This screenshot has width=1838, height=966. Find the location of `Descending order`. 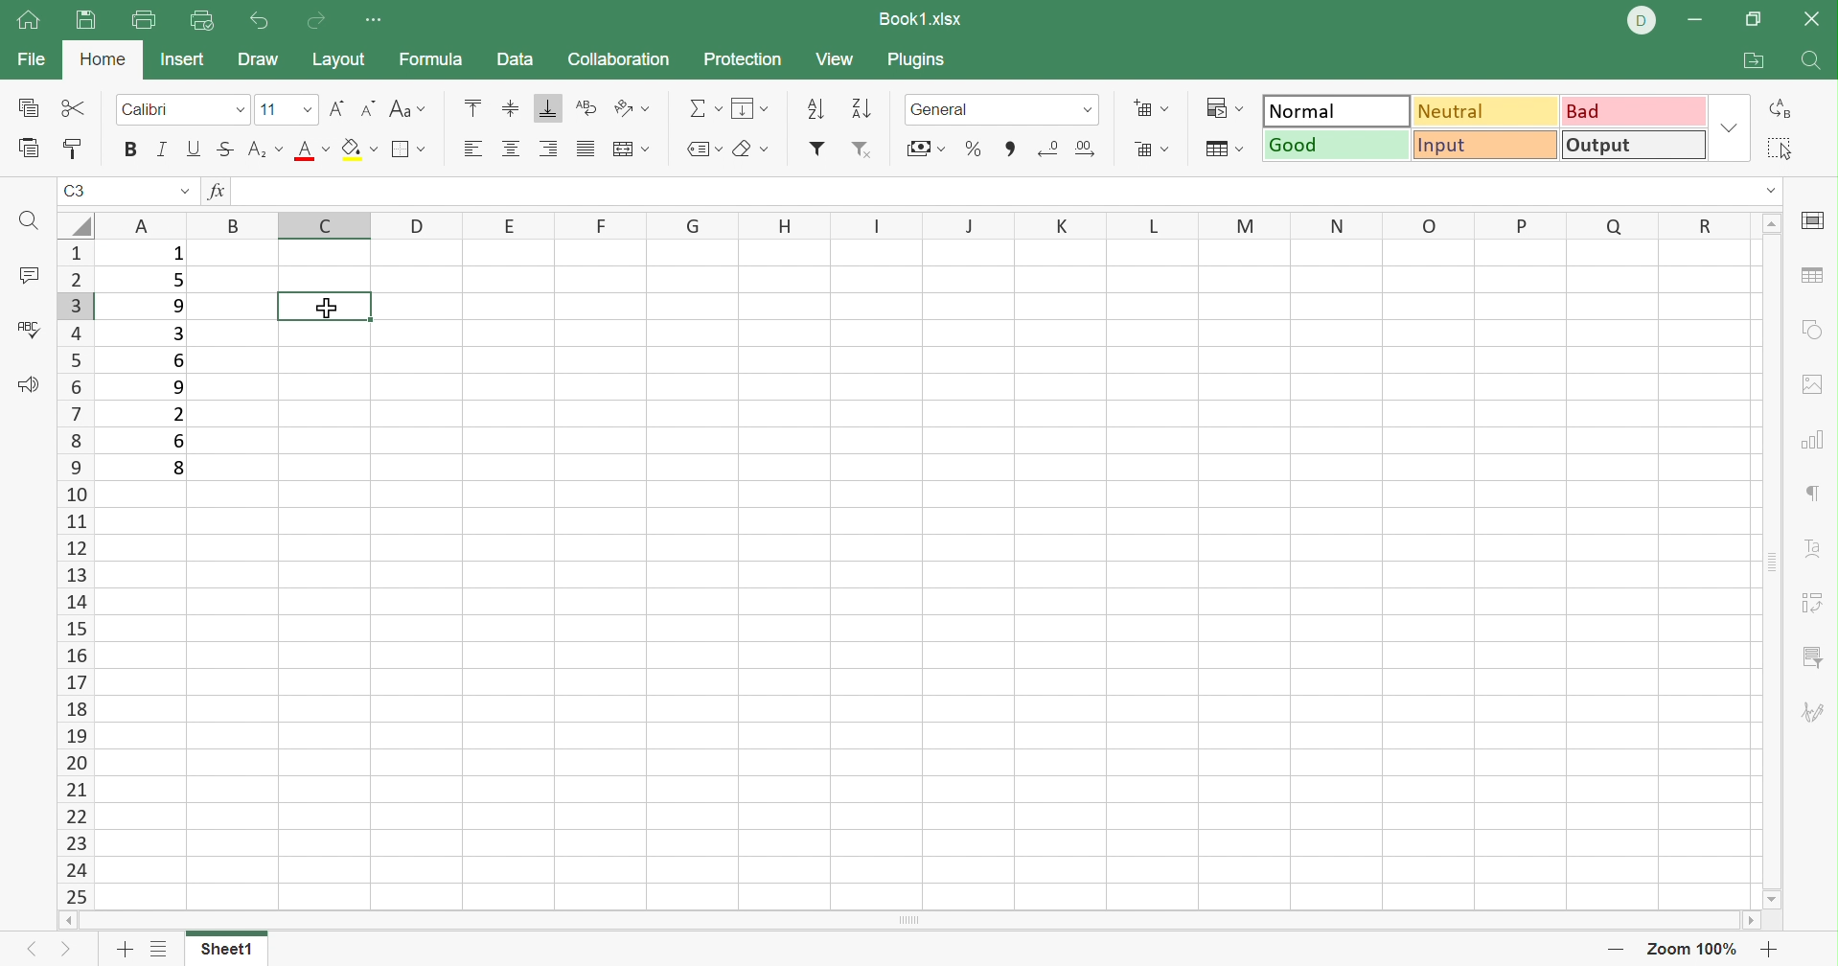

Descending order is located at coordinates (862, 109).